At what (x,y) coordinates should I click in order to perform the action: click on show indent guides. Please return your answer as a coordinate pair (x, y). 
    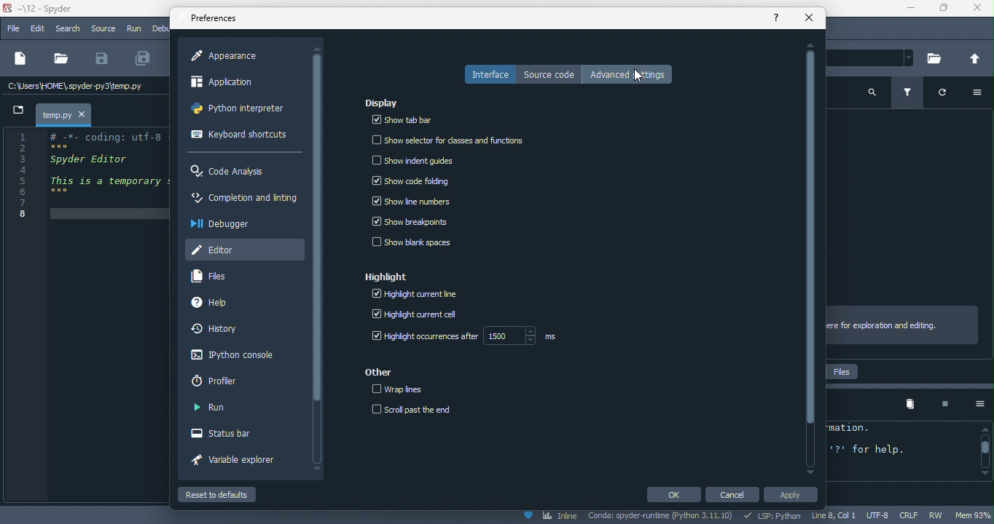
    Looking at the image, I should click on (413, 161).